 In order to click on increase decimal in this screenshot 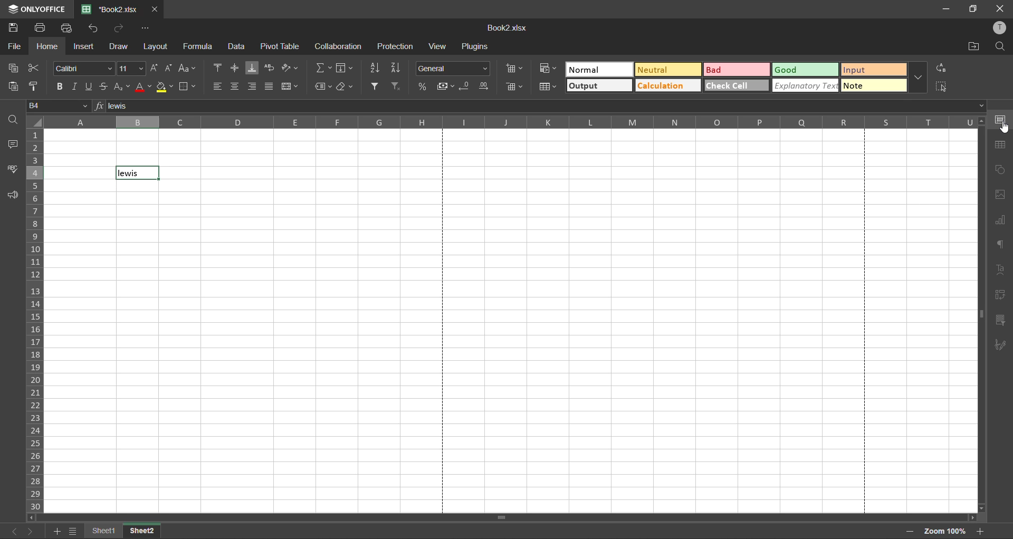, I will do `click(483, 86)`.